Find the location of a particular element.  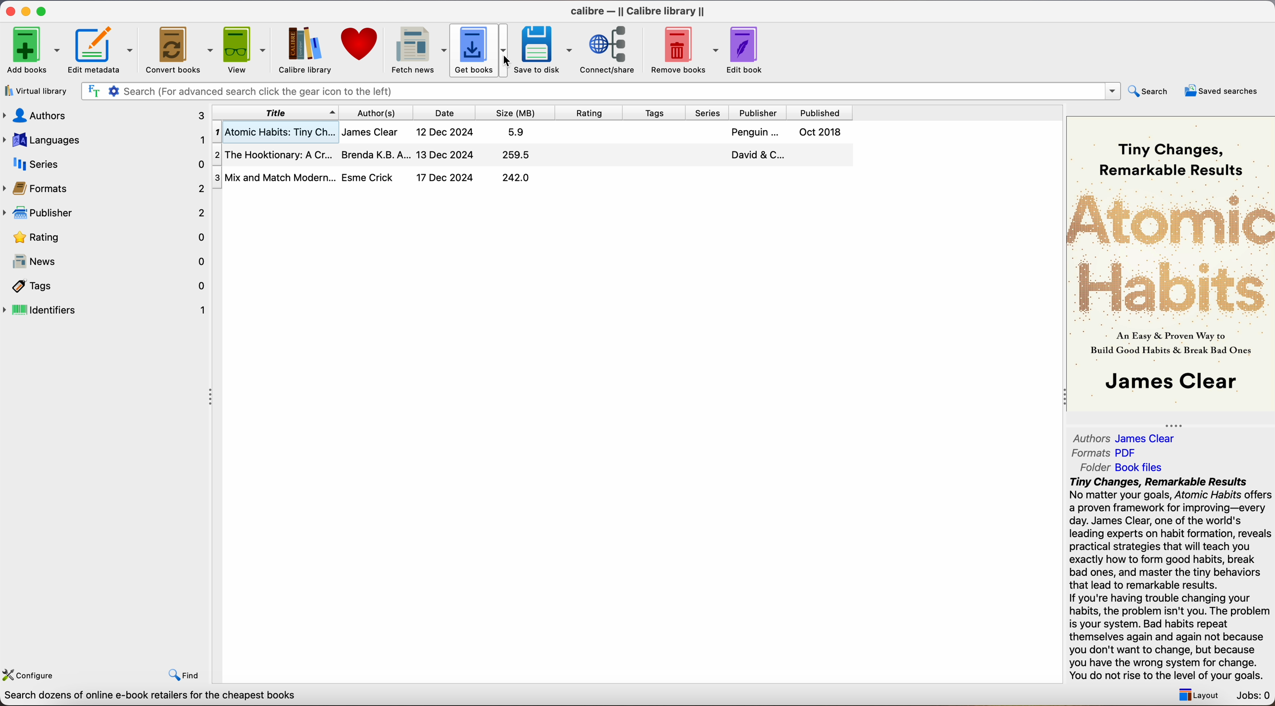

formats is located at coordinates (105, 188).